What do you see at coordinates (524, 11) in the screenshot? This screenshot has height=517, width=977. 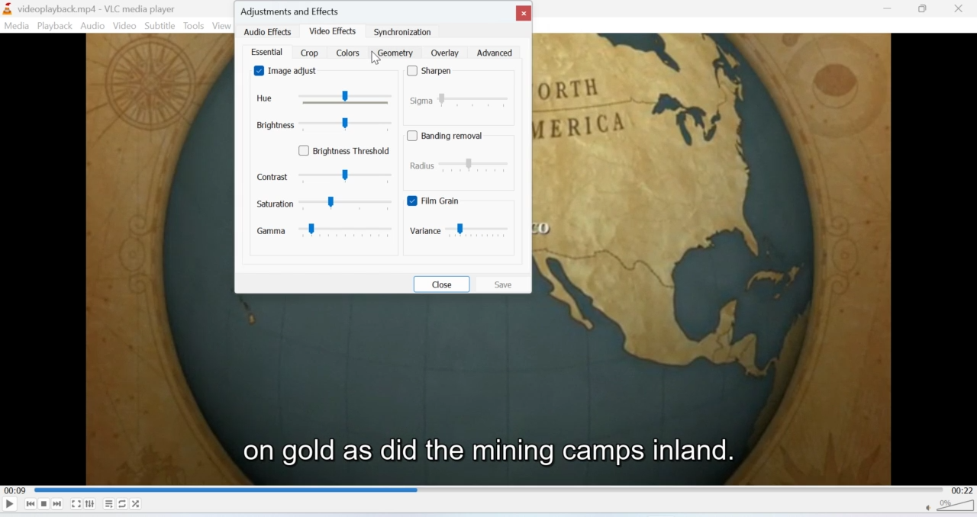 I see `close` at bounding box center [524, 11].